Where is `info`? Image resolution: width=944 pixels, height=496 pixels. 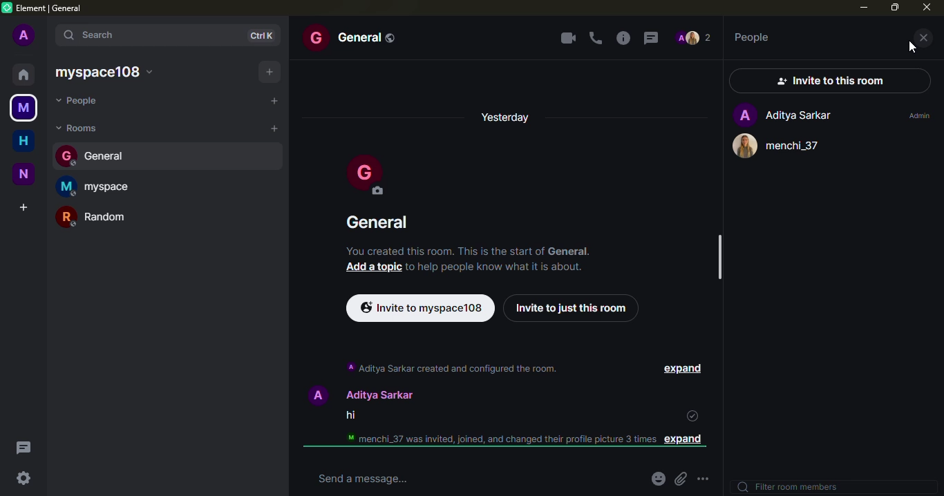
info is located at coordinates (621, 38).